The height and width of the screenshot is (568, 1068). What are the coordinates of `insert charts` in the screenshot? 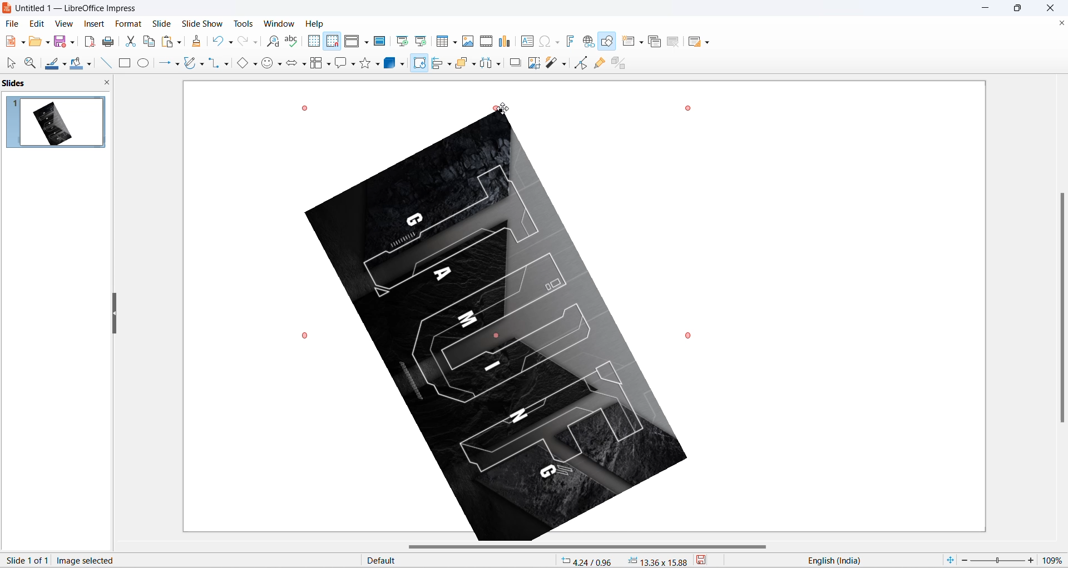 It's located at (505, 42).